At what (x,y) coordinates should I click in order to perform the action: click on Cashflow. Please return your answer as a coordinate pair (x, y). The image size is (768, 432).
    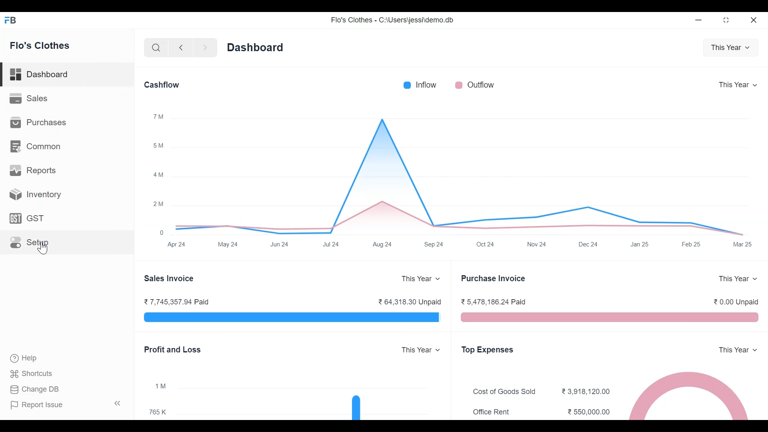
    Looking at the image, I should click on (163, 86).